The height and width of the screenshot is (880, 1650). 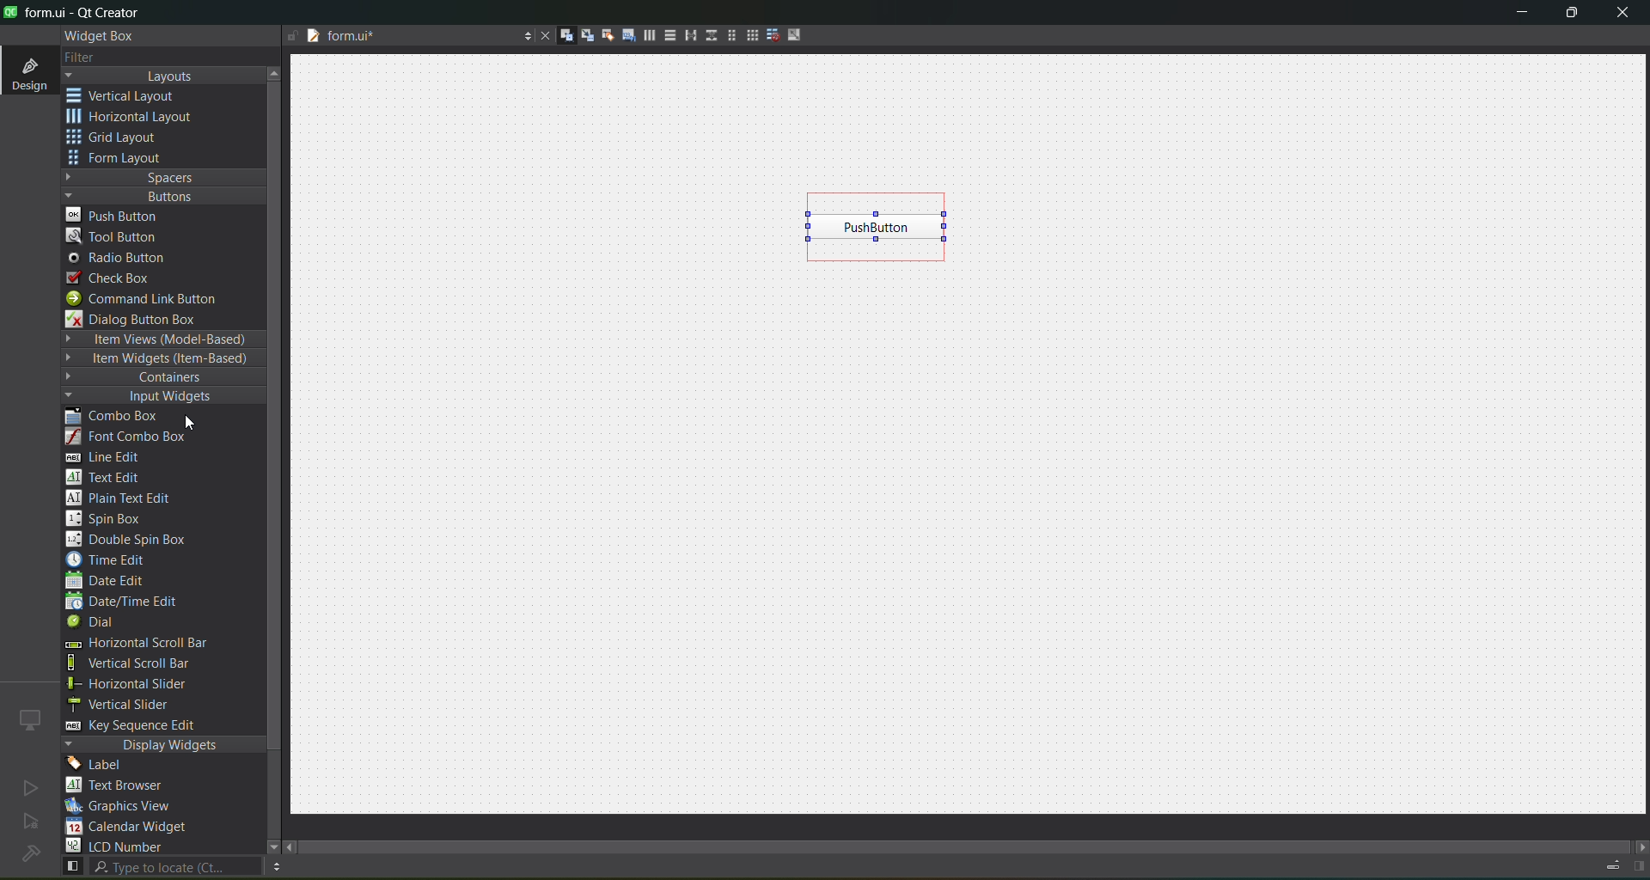 What do you see at coordinates (125, 417) in the screenshot?
I see `combo box` at bounding box center [125, 417].